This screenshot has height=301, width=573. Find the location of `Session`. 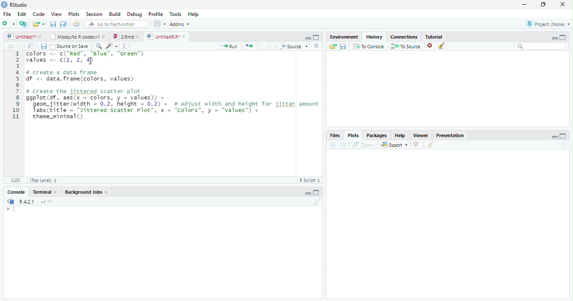

Session is located at coordinates (94, 14).